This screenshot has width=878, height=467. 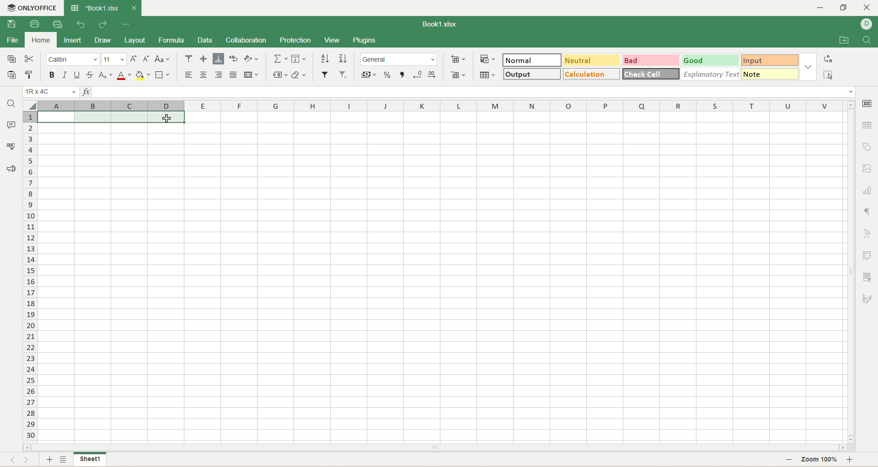 What do you see at coordinates (91, 74) in the screenshot?
I see `strikethrough` at bounding box center [91, 74].